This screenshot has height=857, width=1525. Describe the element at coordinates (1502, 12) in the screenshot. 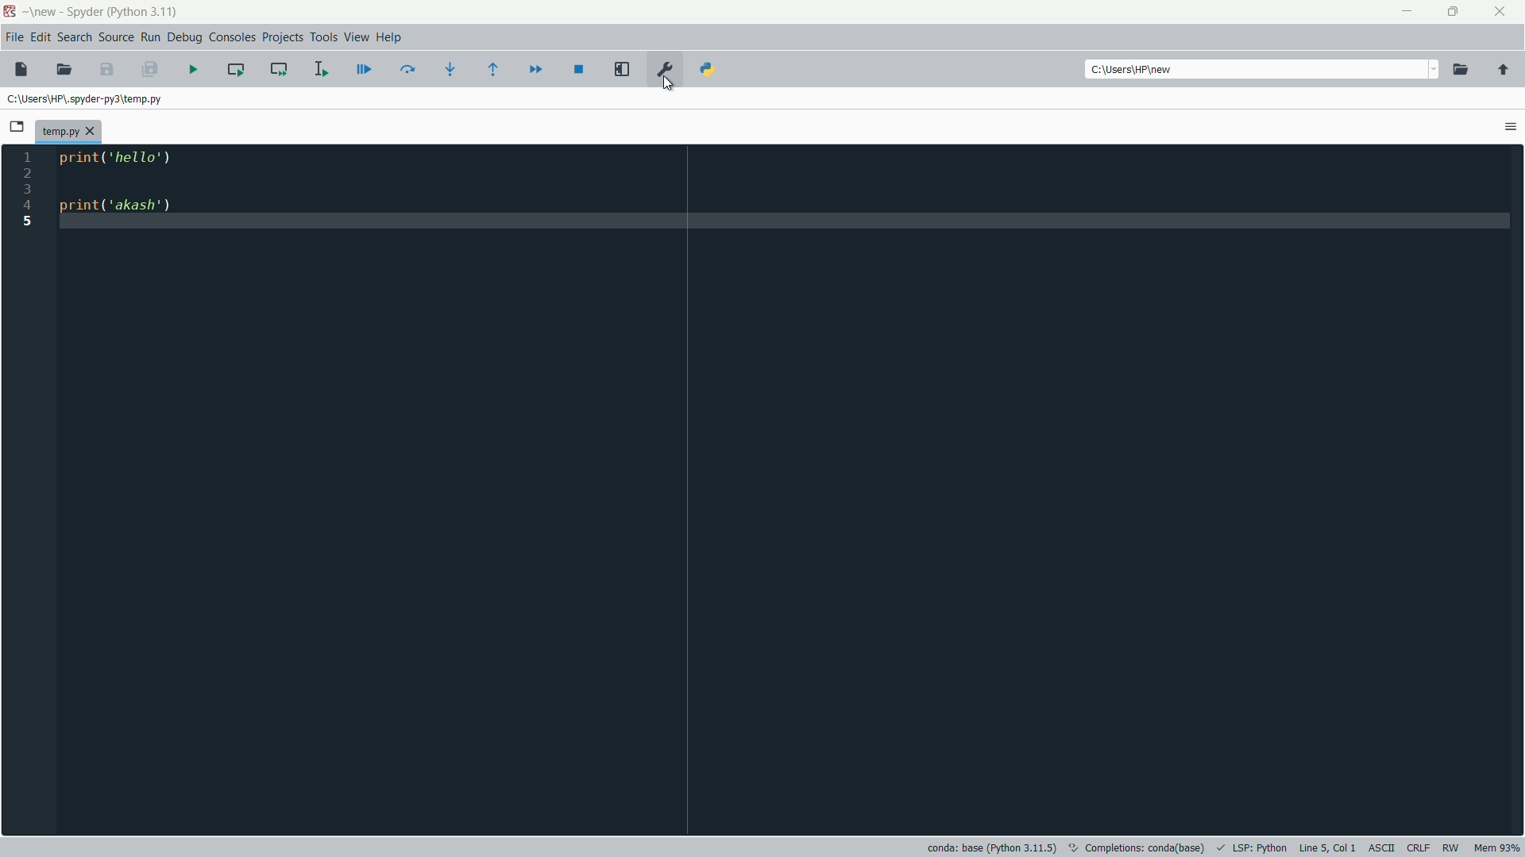

I see `close app` at that location.